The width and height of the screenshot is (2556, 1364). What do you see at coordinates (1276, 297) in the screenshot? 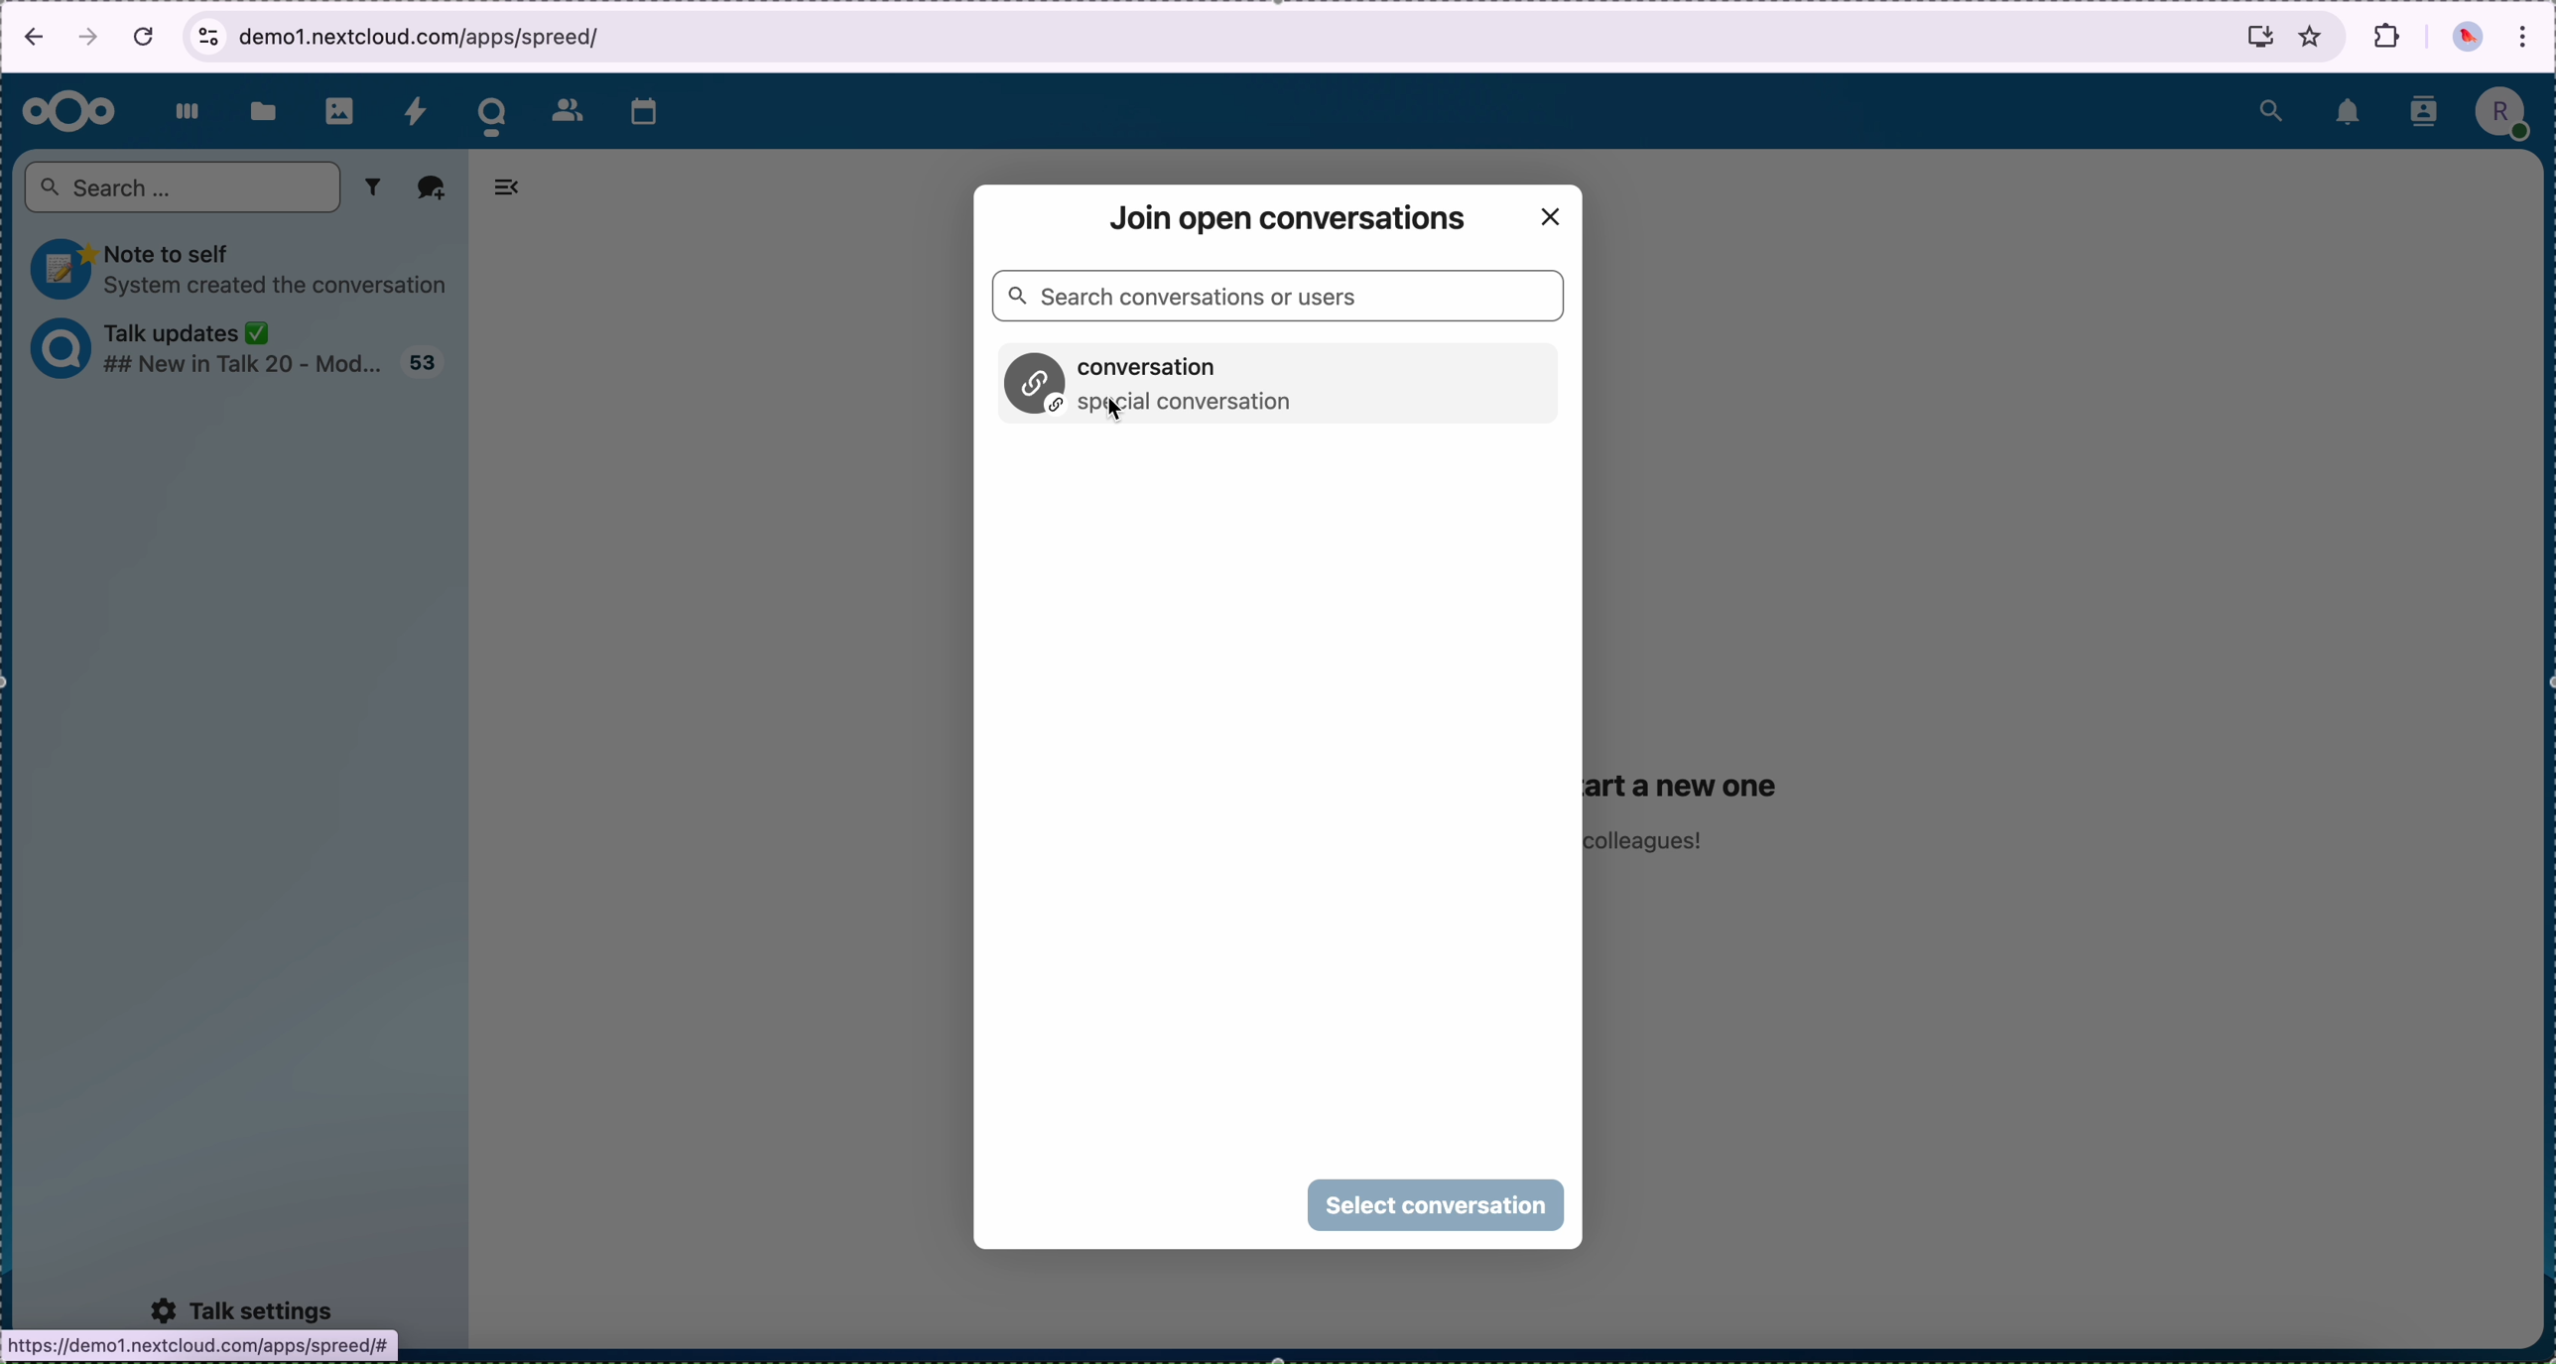
I see `search bar` at bounding box center [1276, 297].